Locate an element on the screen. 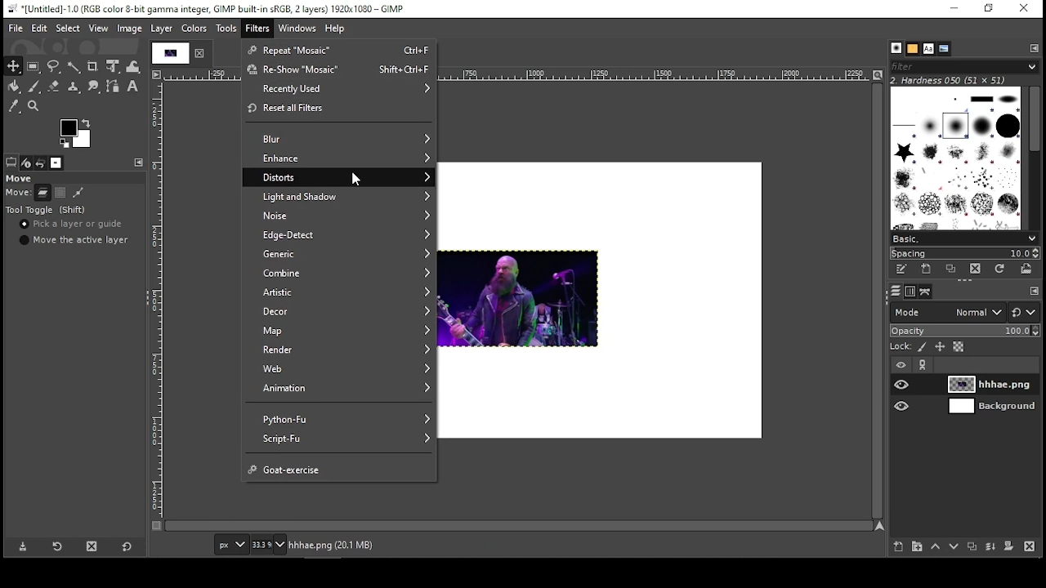 This screenshot has height=588, width=1046. select brush preset is located at coordinates (964, 238).